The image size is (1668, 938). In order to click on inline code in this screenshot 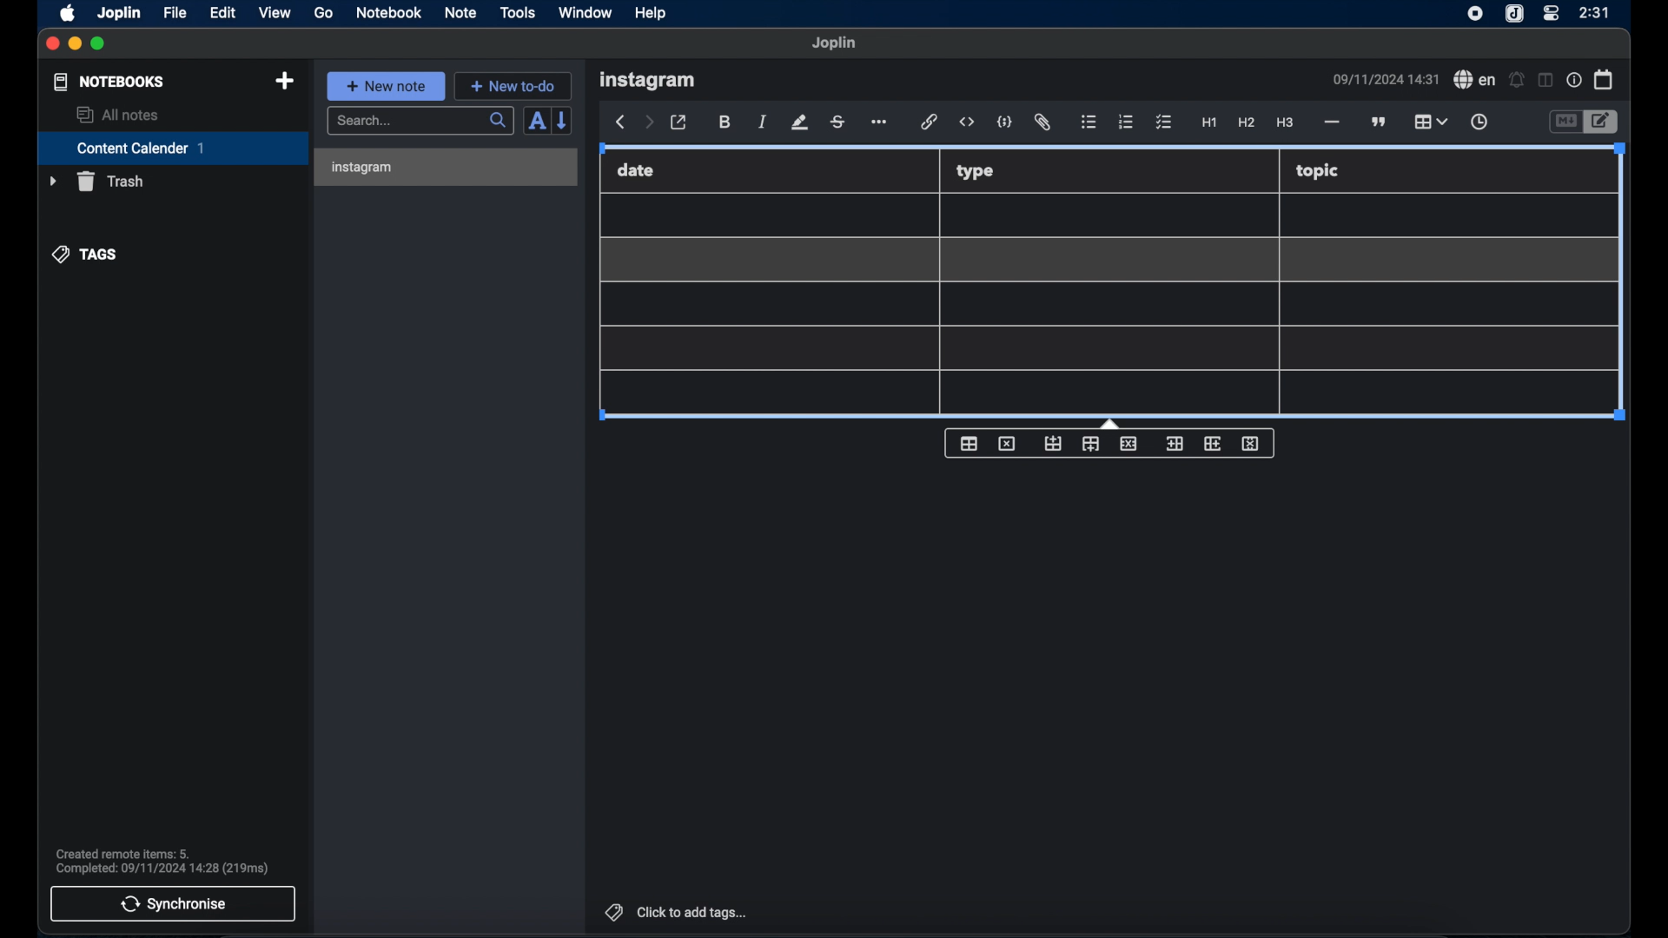, I will do `click(967, 122)`.